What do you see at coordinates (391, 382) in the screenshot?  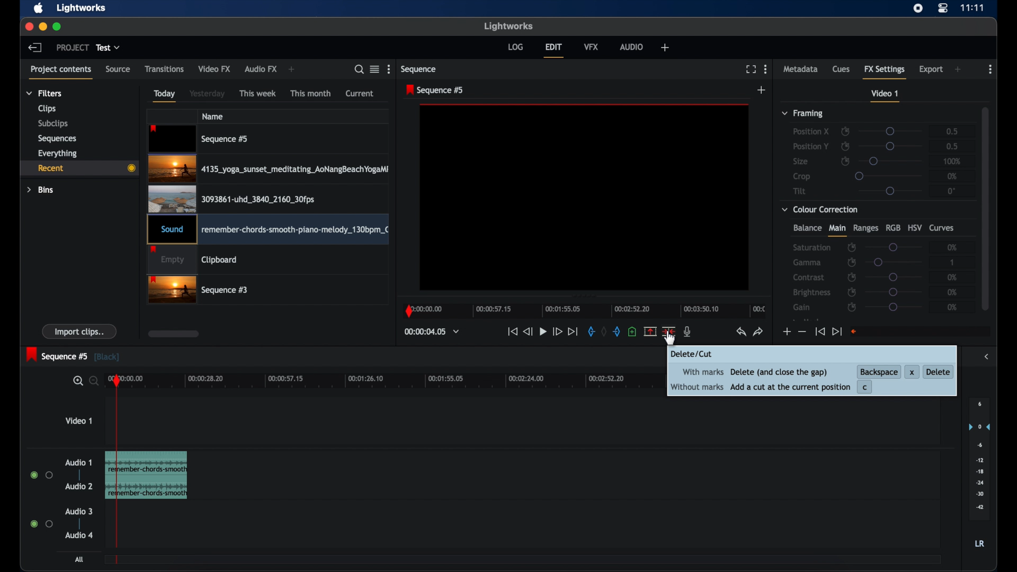 I see `timeline scale` at bounding box center [391, 382].